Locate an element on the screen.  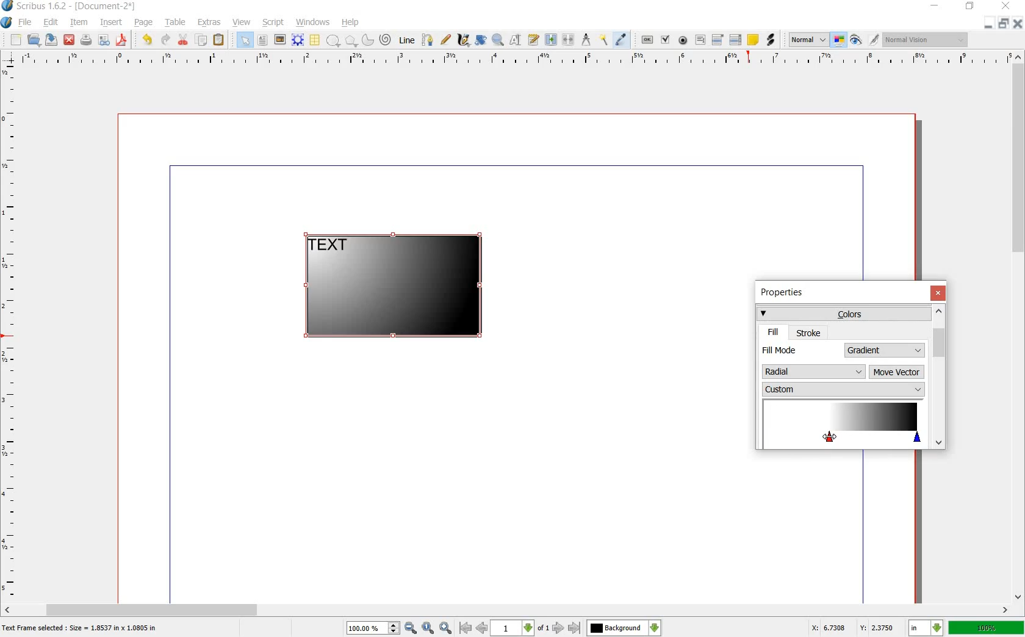
normal is located at coordinates (808, 40).